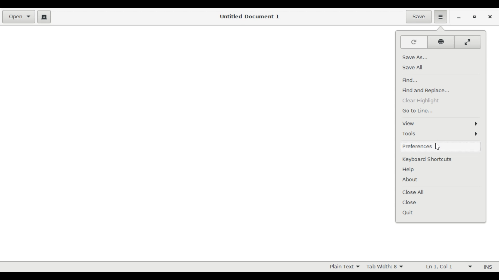 The width and height of the screenshot is (499, 280). I want to click on Save All, so click(413, 68).